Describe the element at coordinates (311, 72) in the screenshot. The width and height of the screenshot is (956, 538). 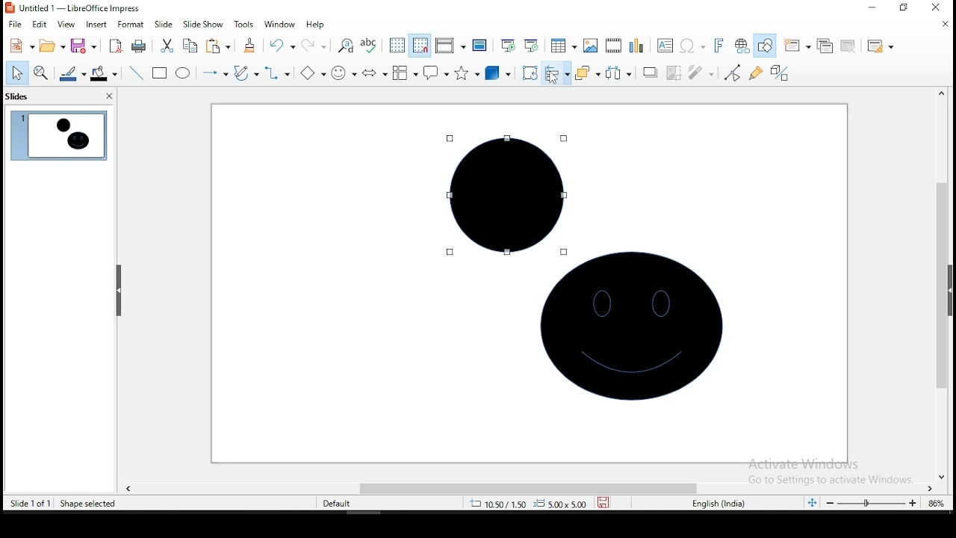
I see `basic shapes` at that location.